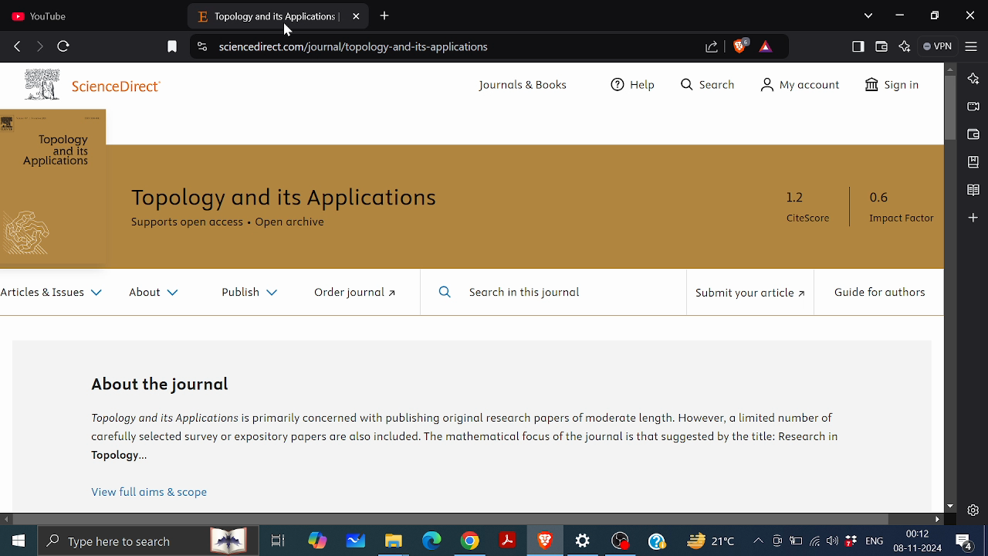 The image size is (988, 556). What do you see at coordinates (7, 520) in the screenshot?
I see `Move left` at bounding box center [7, 520].